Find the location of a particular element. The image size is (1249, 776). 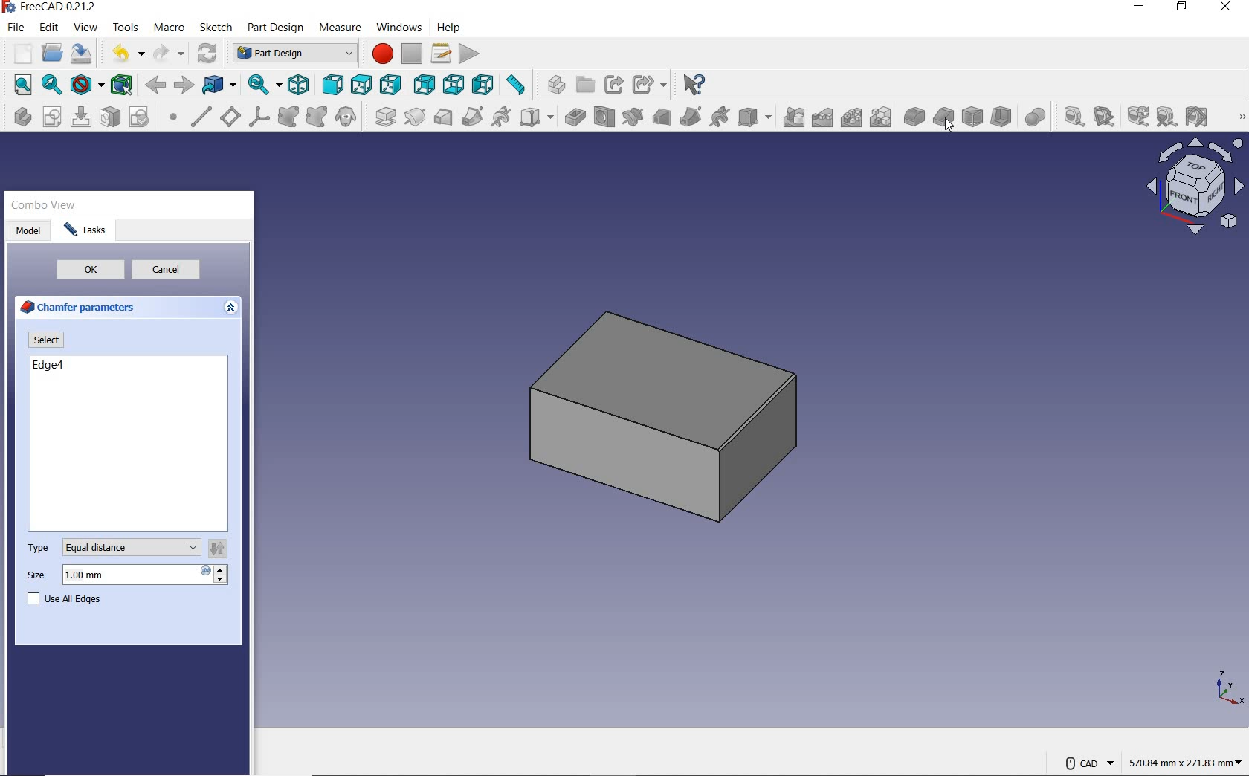

Plane view  is located at coordinates (1196, 187).